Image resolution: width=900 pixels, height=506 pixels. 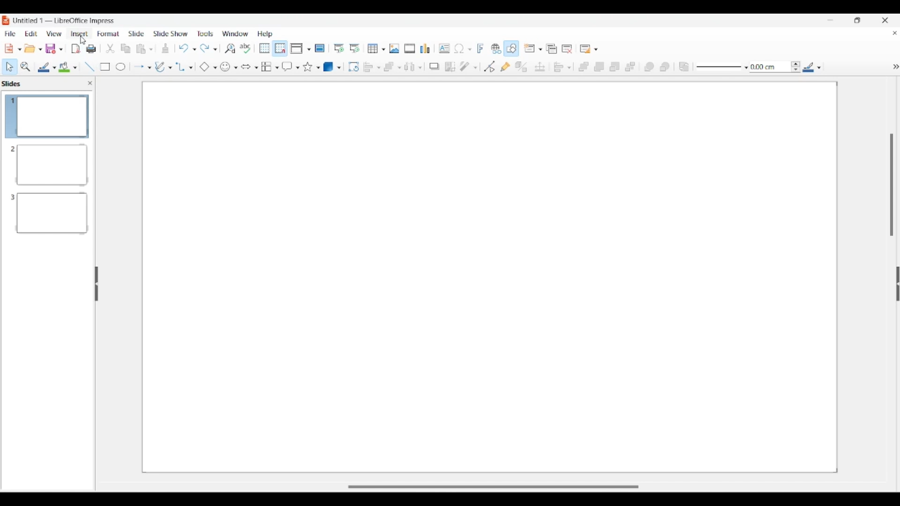 I want to click on Select option highlighted, so click(x=9, y=67).